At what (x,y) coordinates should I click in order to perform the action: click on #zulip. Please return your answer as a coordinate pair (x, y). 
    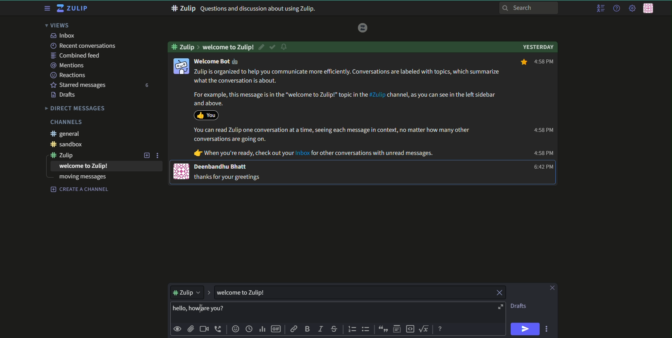
    Looking at the image, I should click on (184, 46).